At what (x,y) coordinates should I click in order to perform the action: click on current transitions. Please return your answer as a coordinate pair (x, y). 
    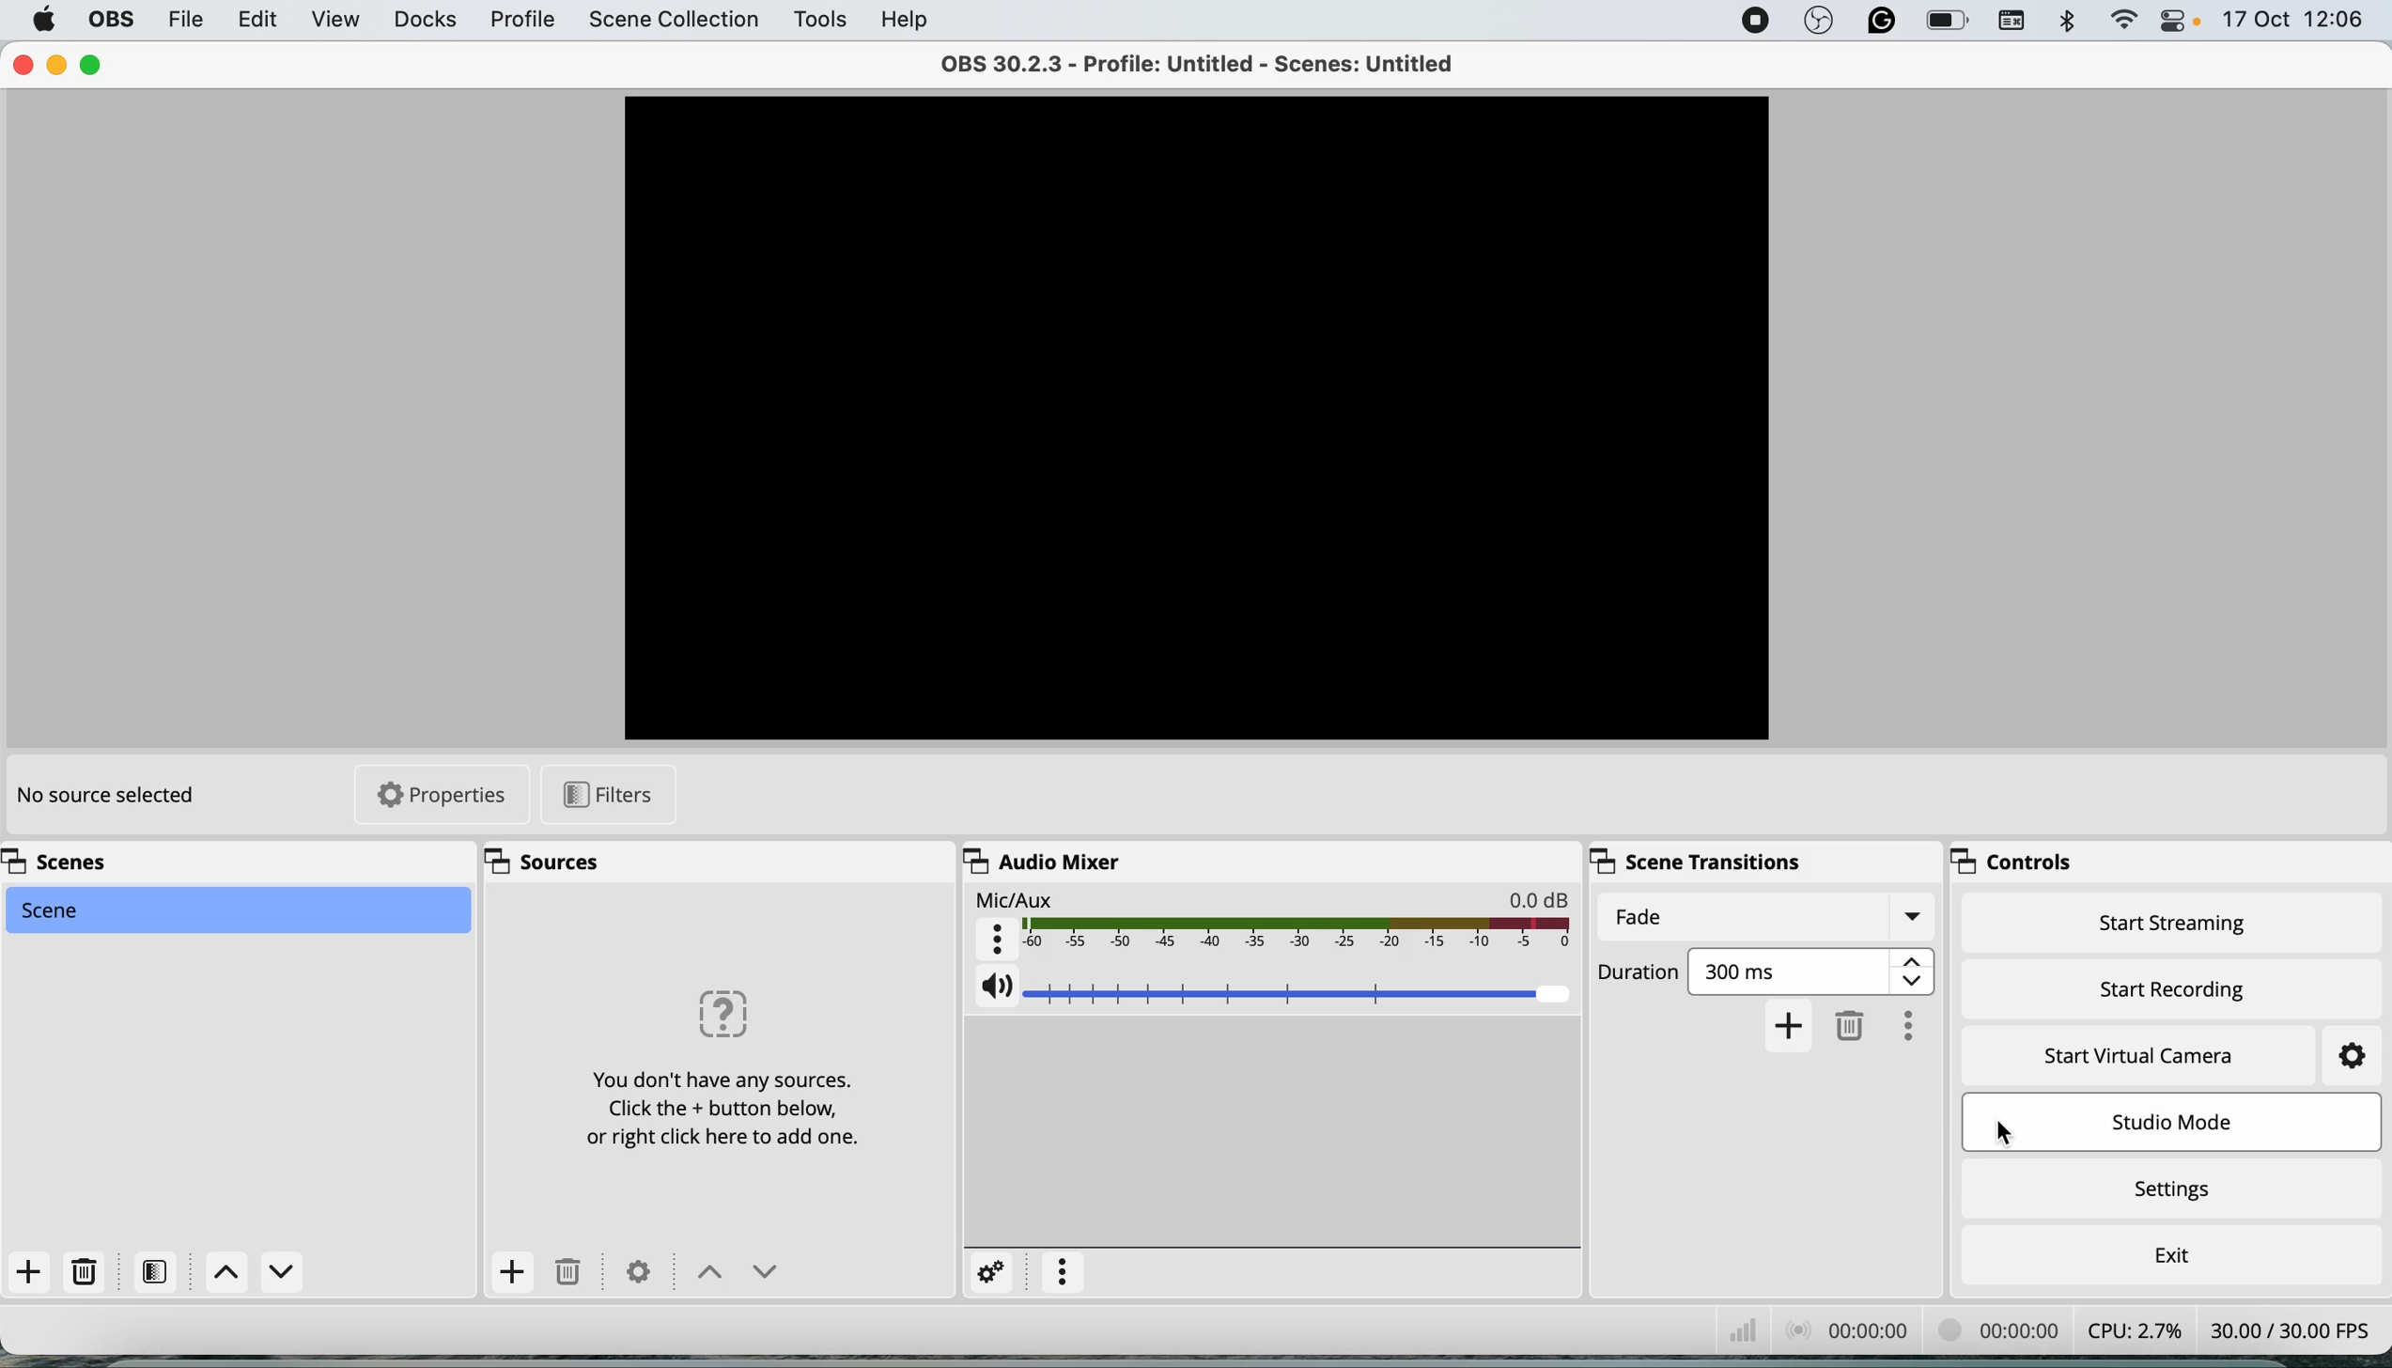
    Looking at the image, I should click on (1763, 918).